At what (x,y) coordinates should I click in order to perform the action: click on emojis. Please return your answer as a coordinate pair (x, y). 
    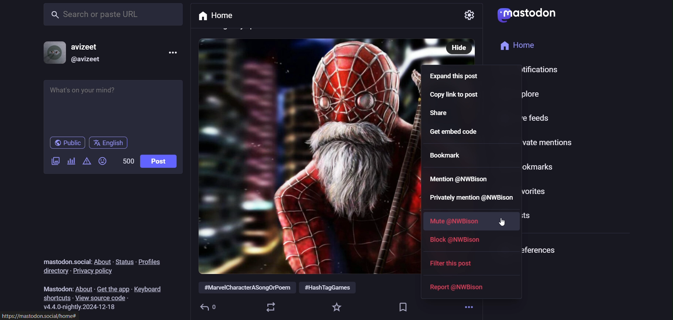
    Looking at the image, I should click on (103, 162).